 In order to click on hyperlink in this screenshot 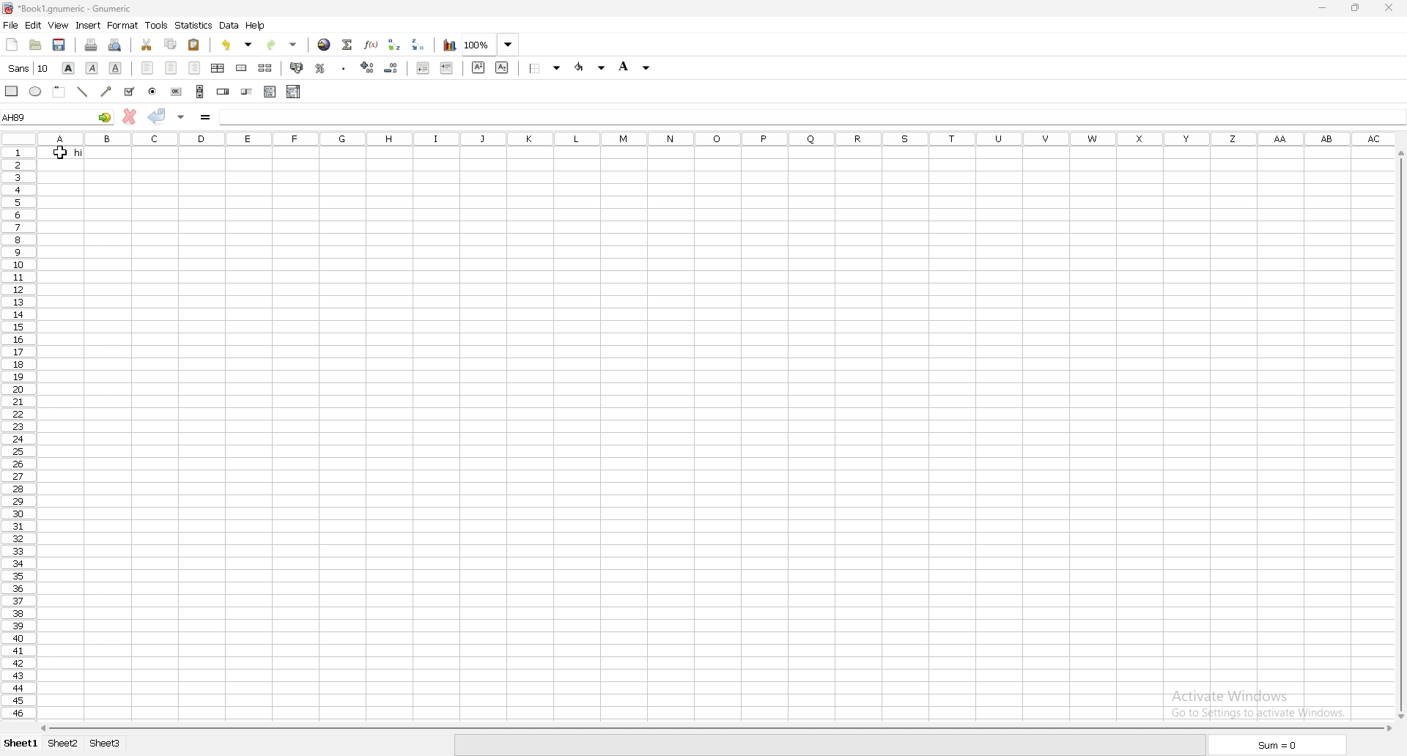, I will do `click(323, 45)`.